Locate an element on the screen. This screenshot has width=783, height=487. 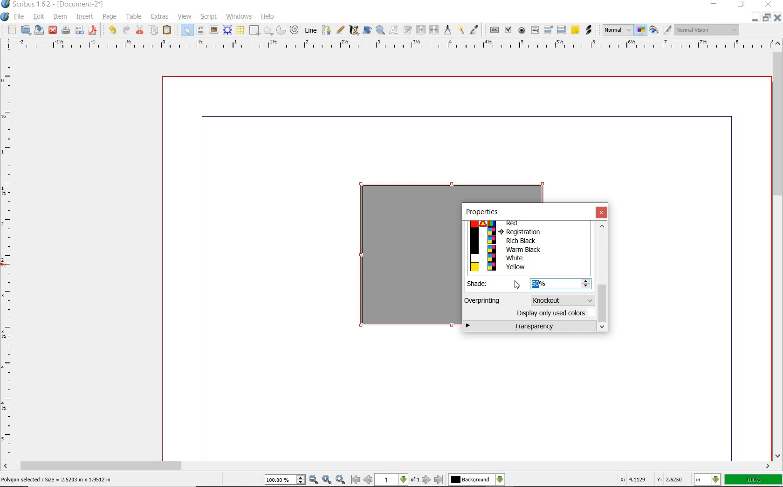
paste is located at coordinates (167, 31).